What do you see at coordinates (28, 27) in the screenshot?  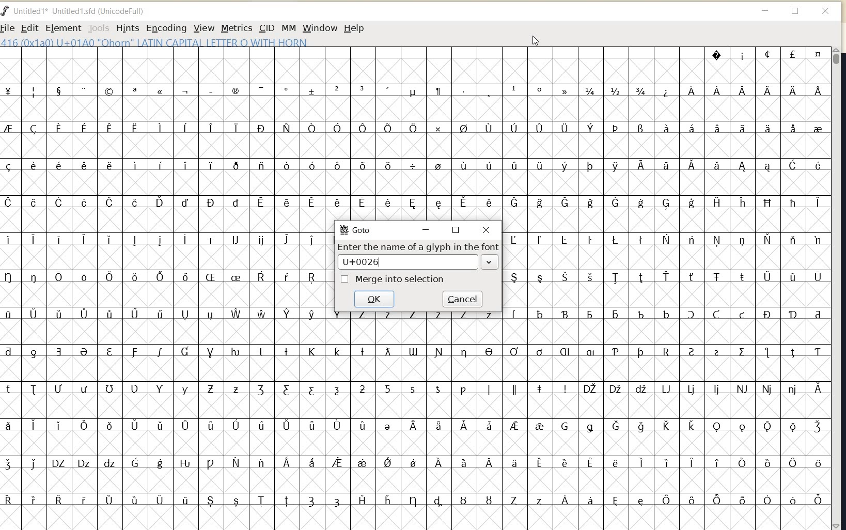 I see `EDIT` at bounding box center [28, 27].